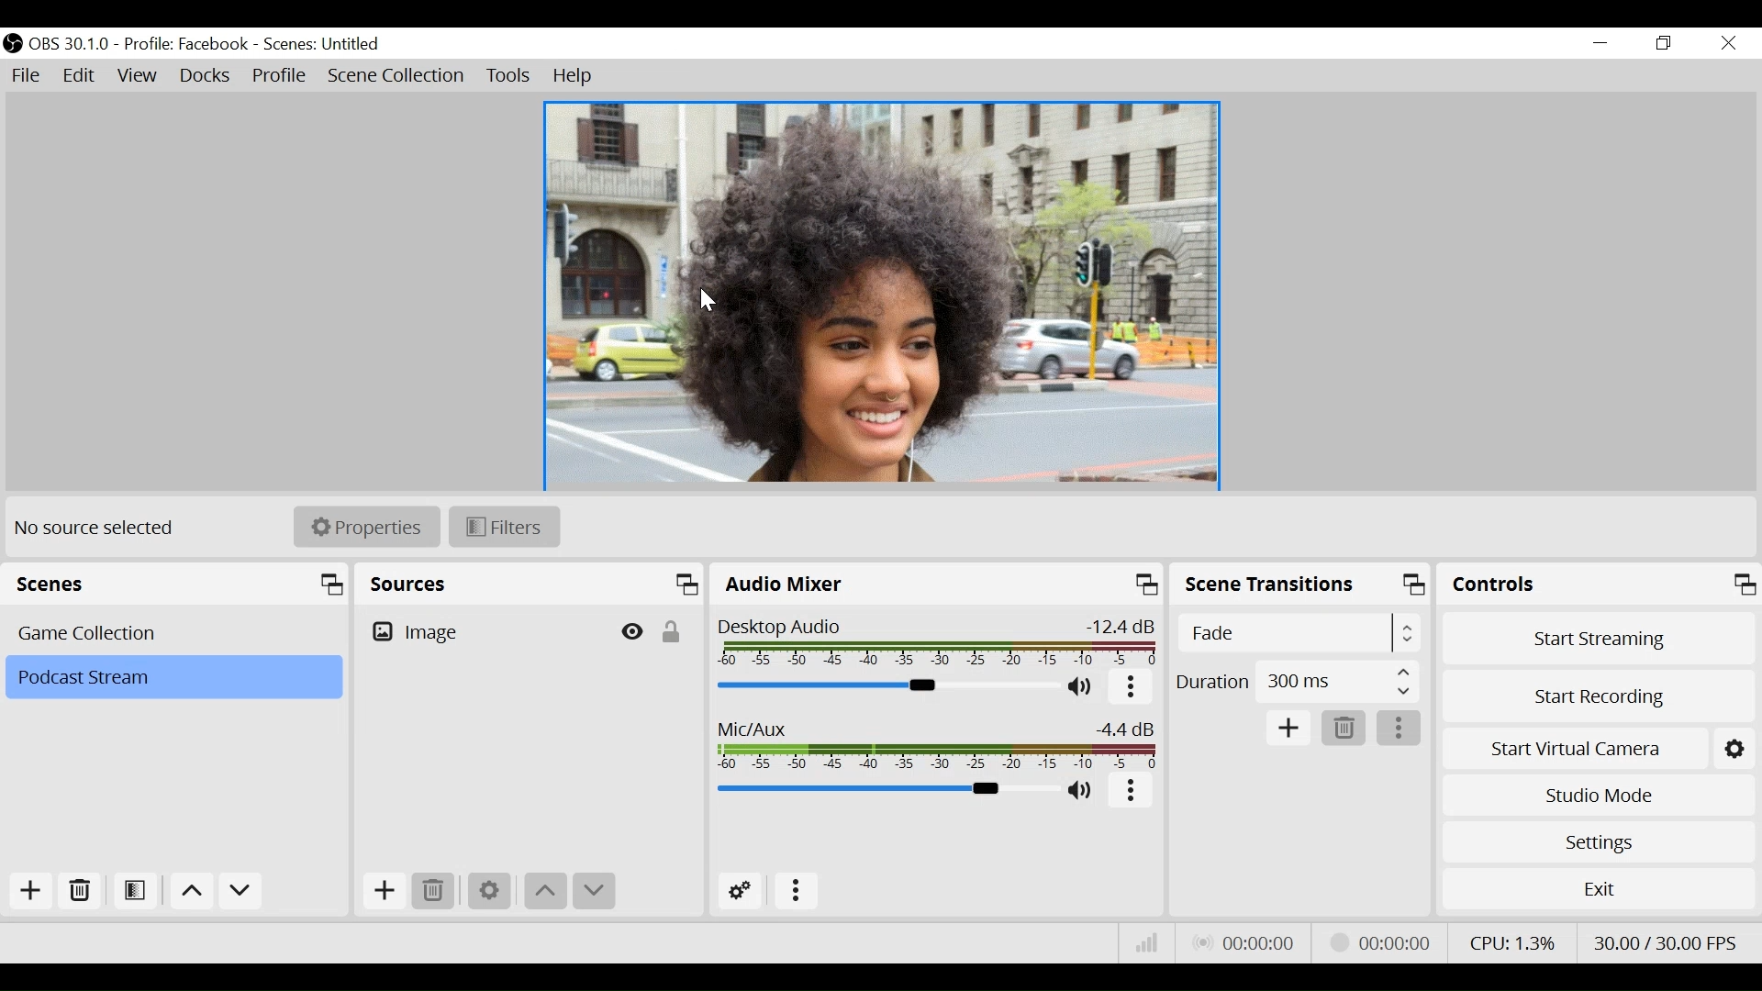  What do you see at coordinates (1290, 727) in the screenshot?
I see `Add ` at bounding box center [1290, 727].